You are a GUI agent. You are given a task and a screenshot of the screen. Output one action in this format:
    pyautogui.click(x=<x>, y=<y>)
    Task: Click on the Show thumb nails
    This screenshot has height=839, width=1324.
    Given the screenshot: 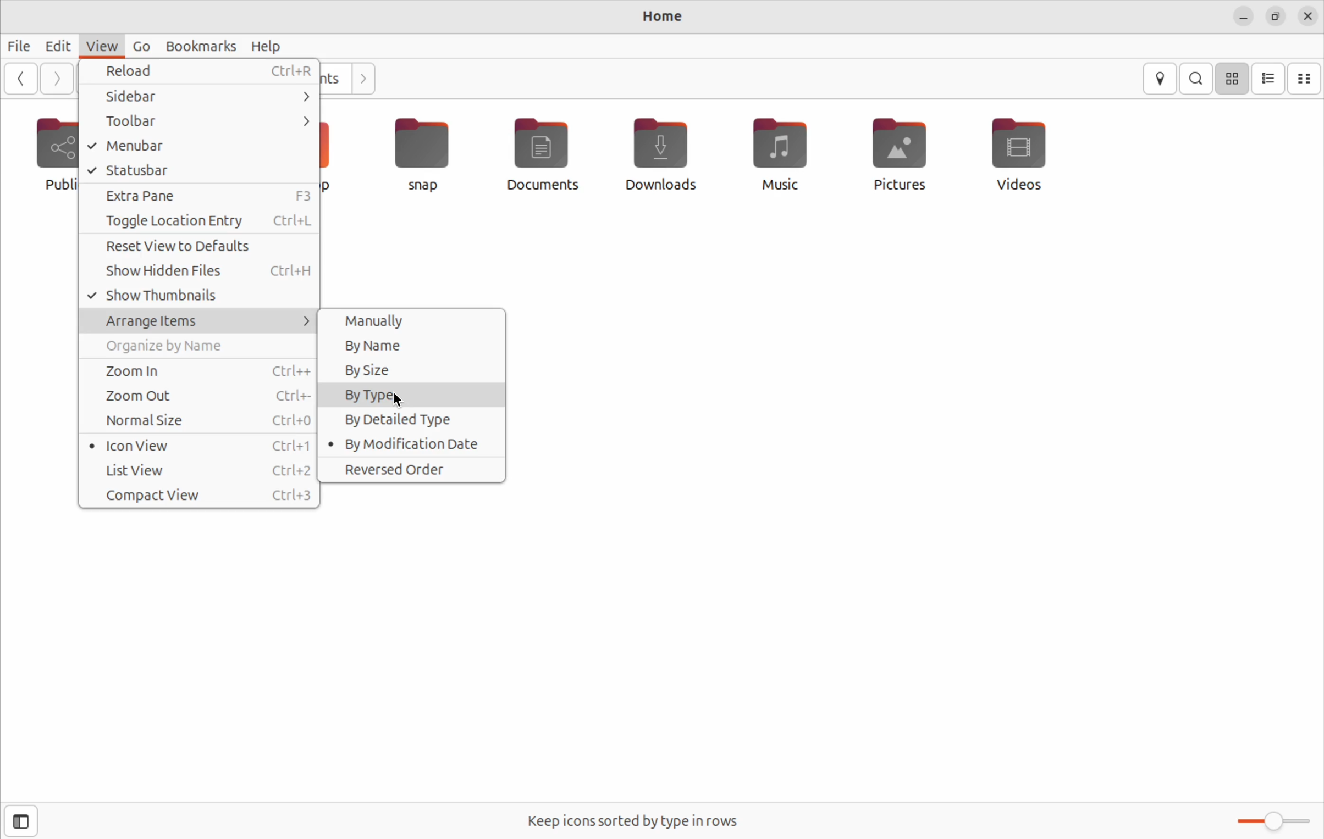 What is the action you would take?
    pyautogui.click(x=201, y=295)
    